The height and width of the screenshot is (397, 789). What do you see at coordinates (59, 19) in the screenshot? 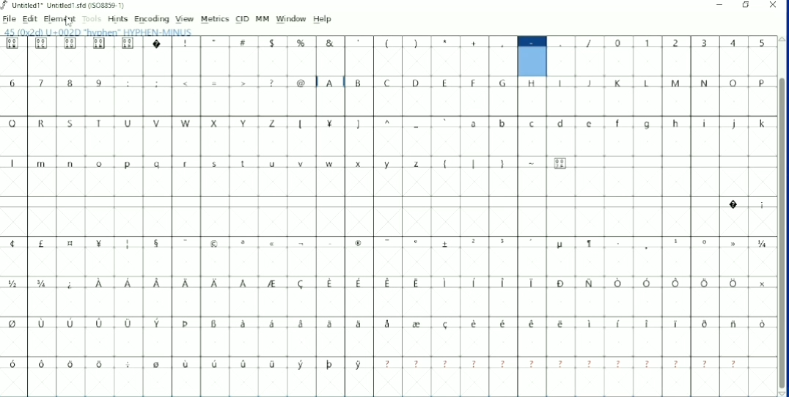
I see `Element` at bounding box center [59, 19].